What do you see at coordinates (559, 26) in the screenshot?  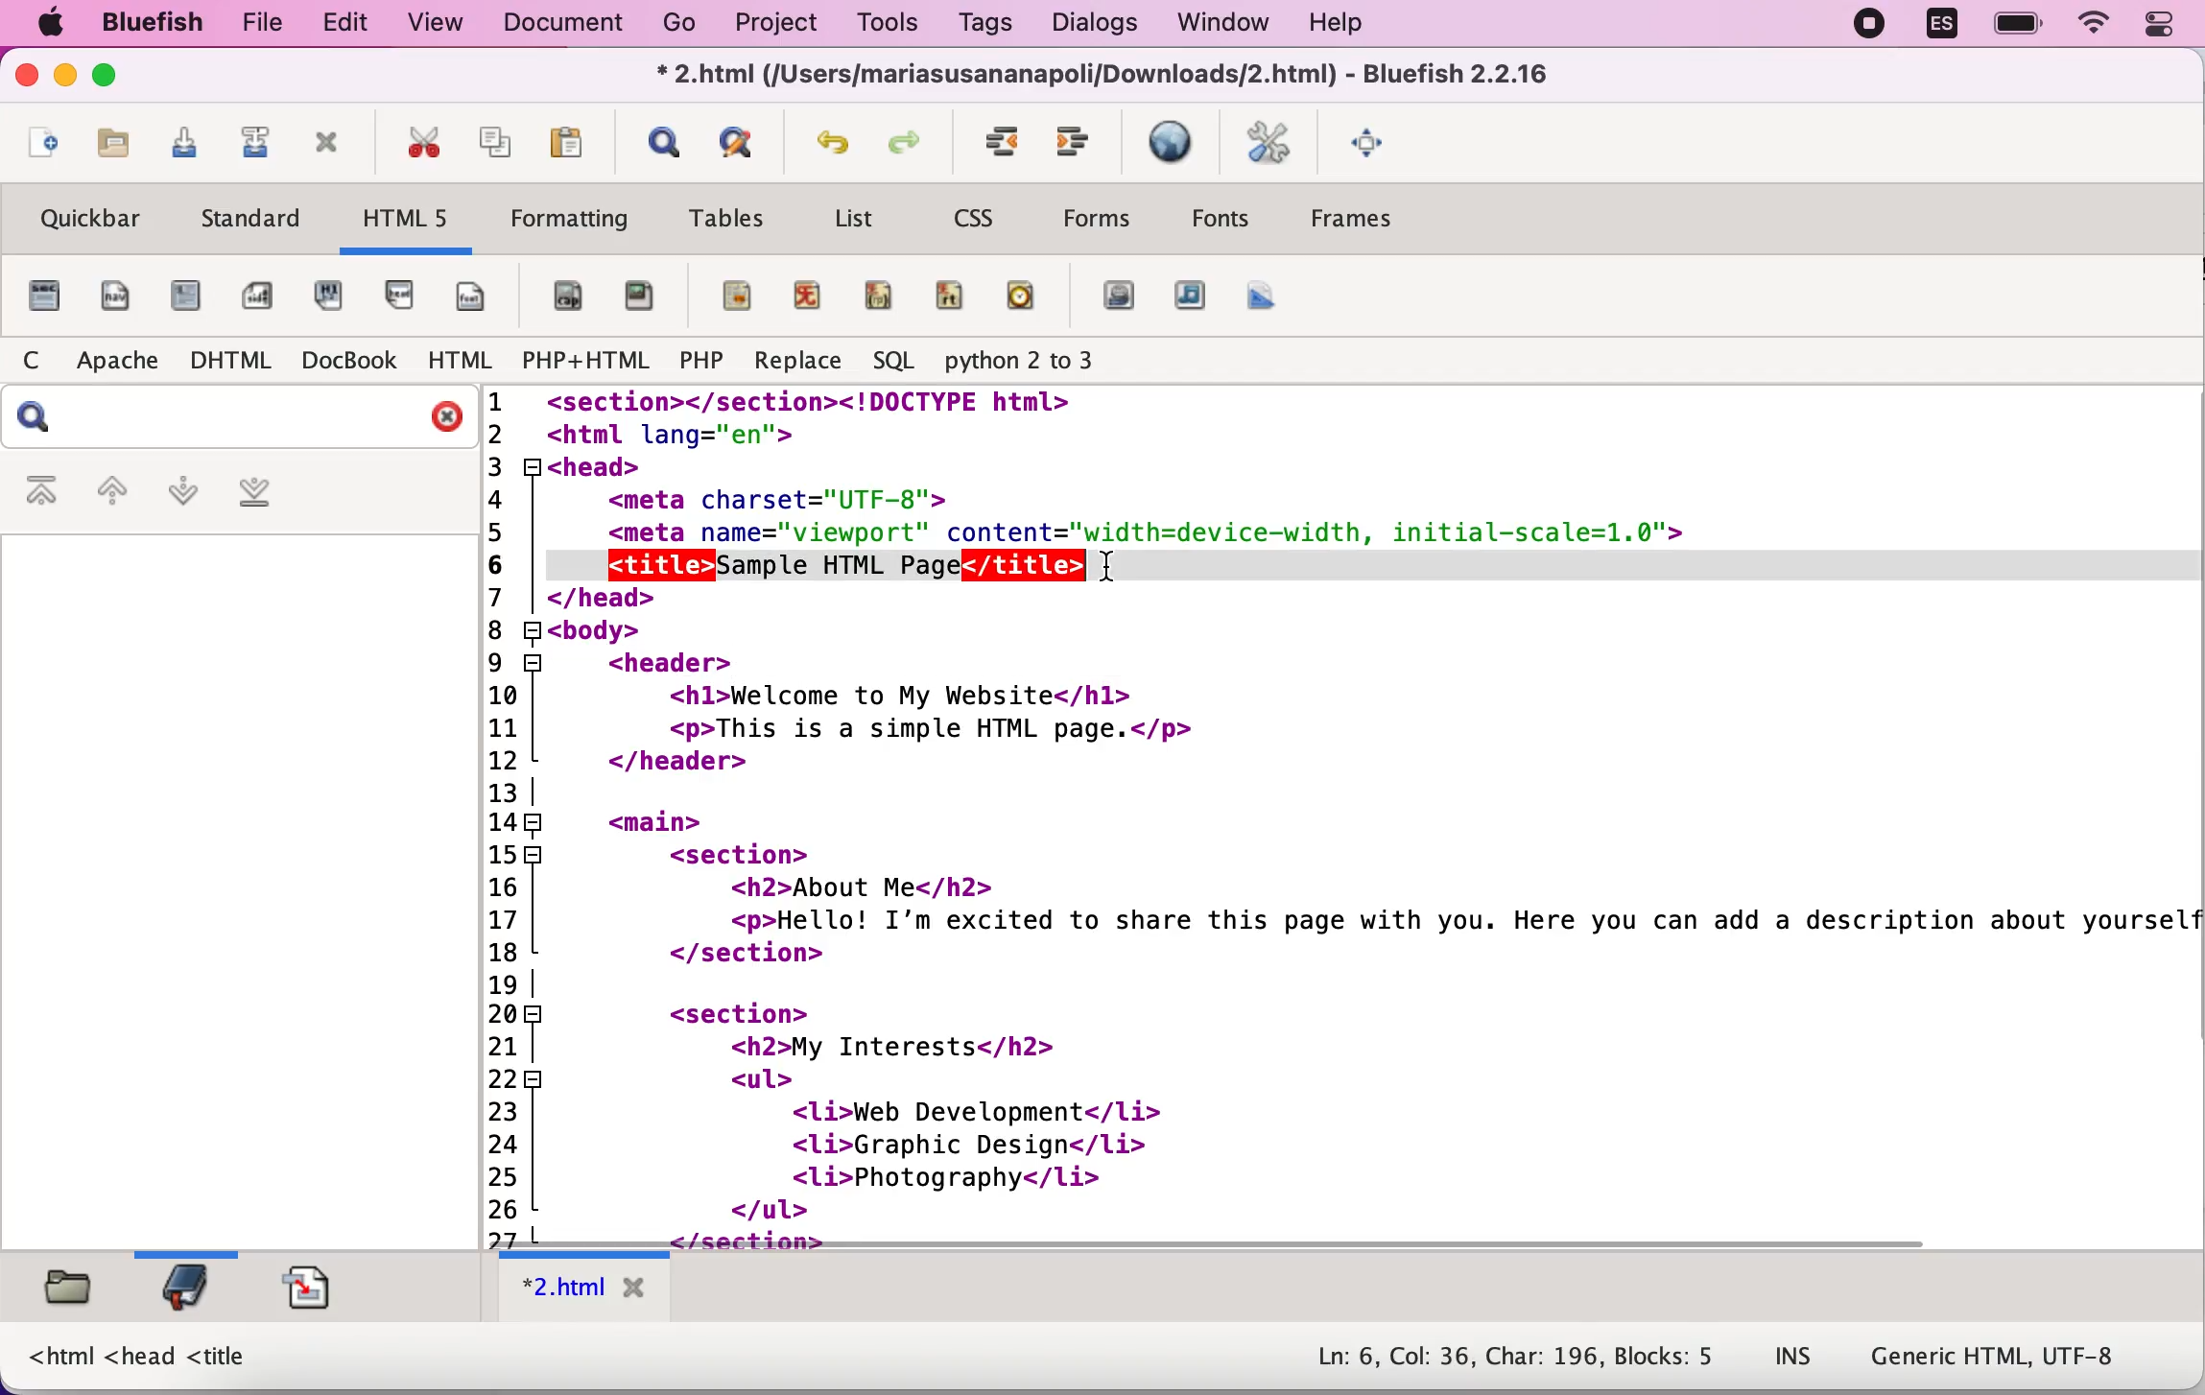 I see `document` at bounding box center [559, 26].